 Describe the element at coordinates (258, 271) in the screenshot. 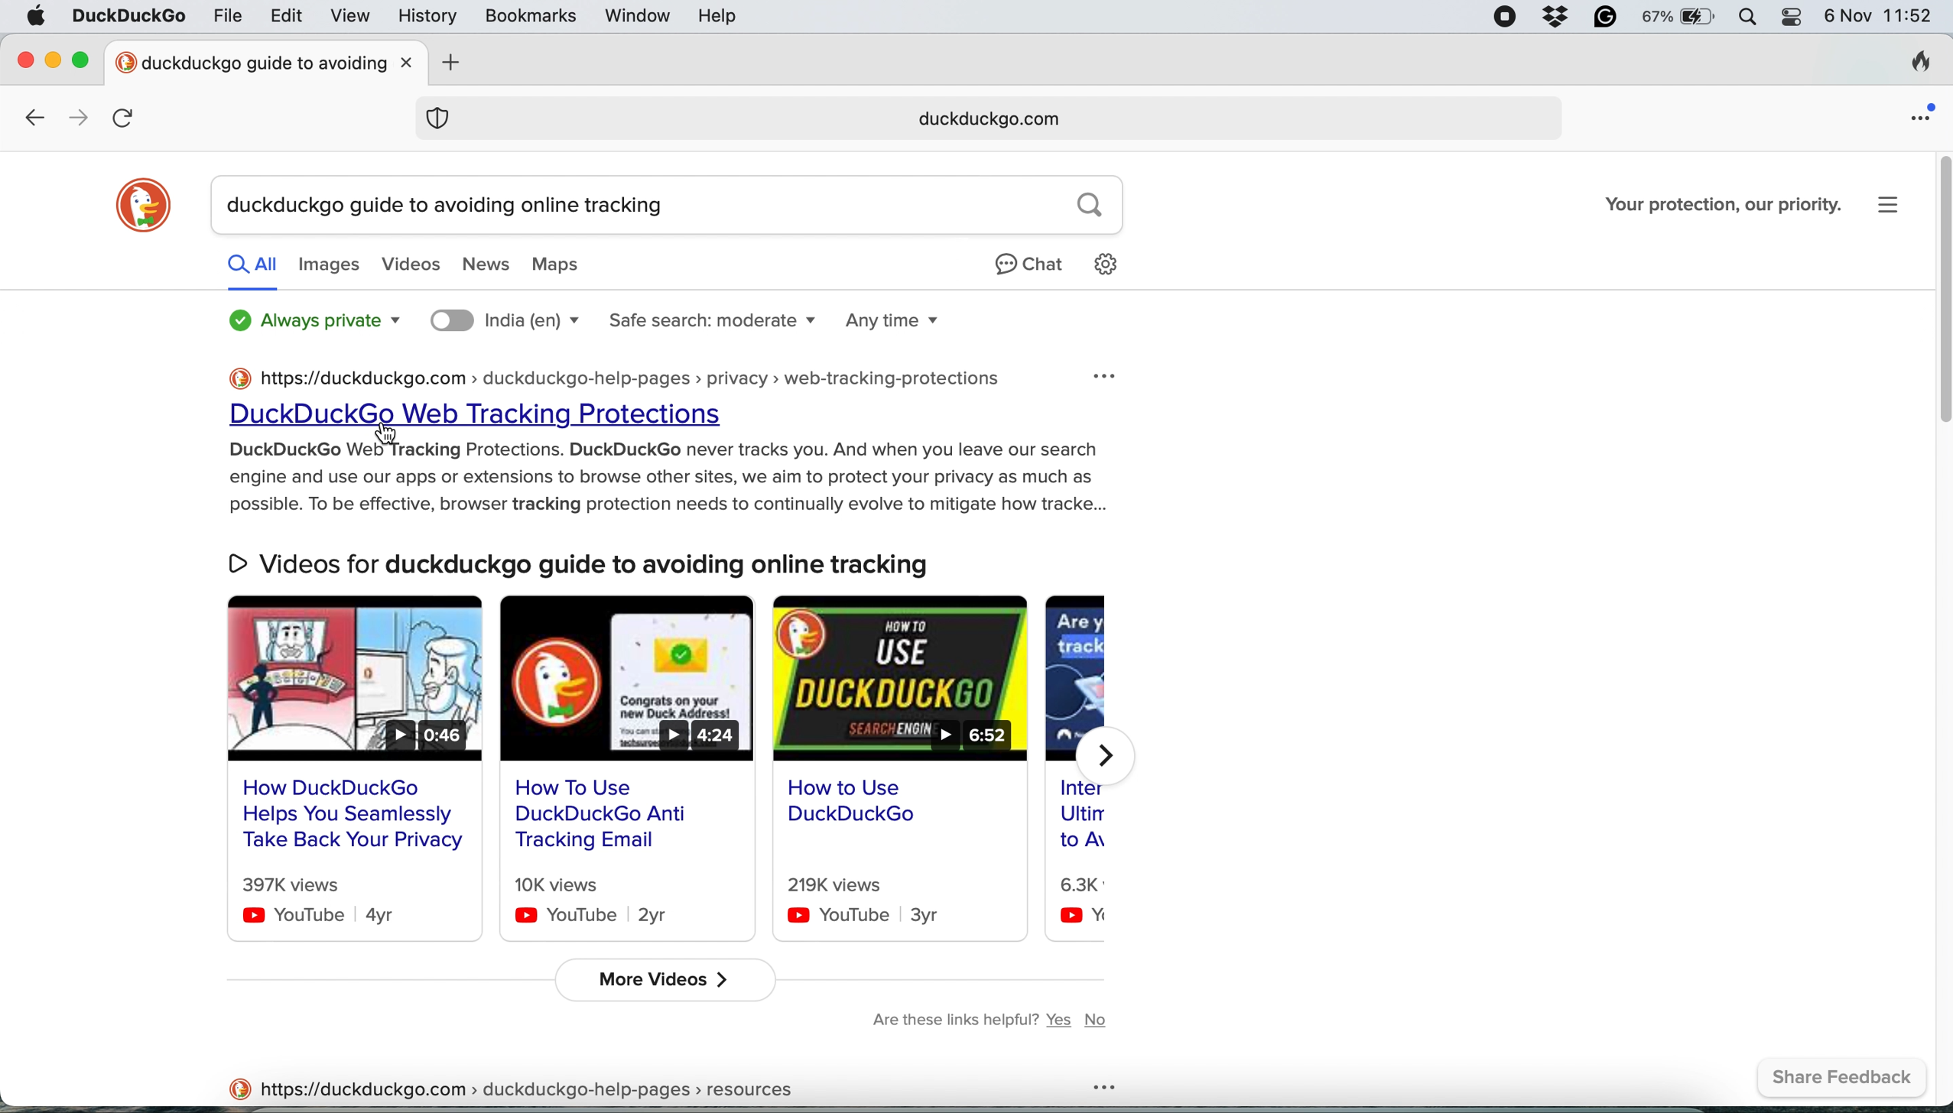

I see `all` at that location.